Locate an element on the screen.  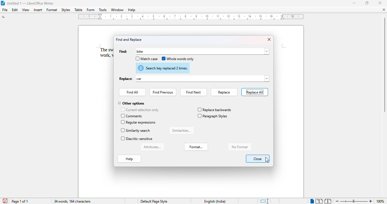
regular expressions is located at coordinates (139, 122).